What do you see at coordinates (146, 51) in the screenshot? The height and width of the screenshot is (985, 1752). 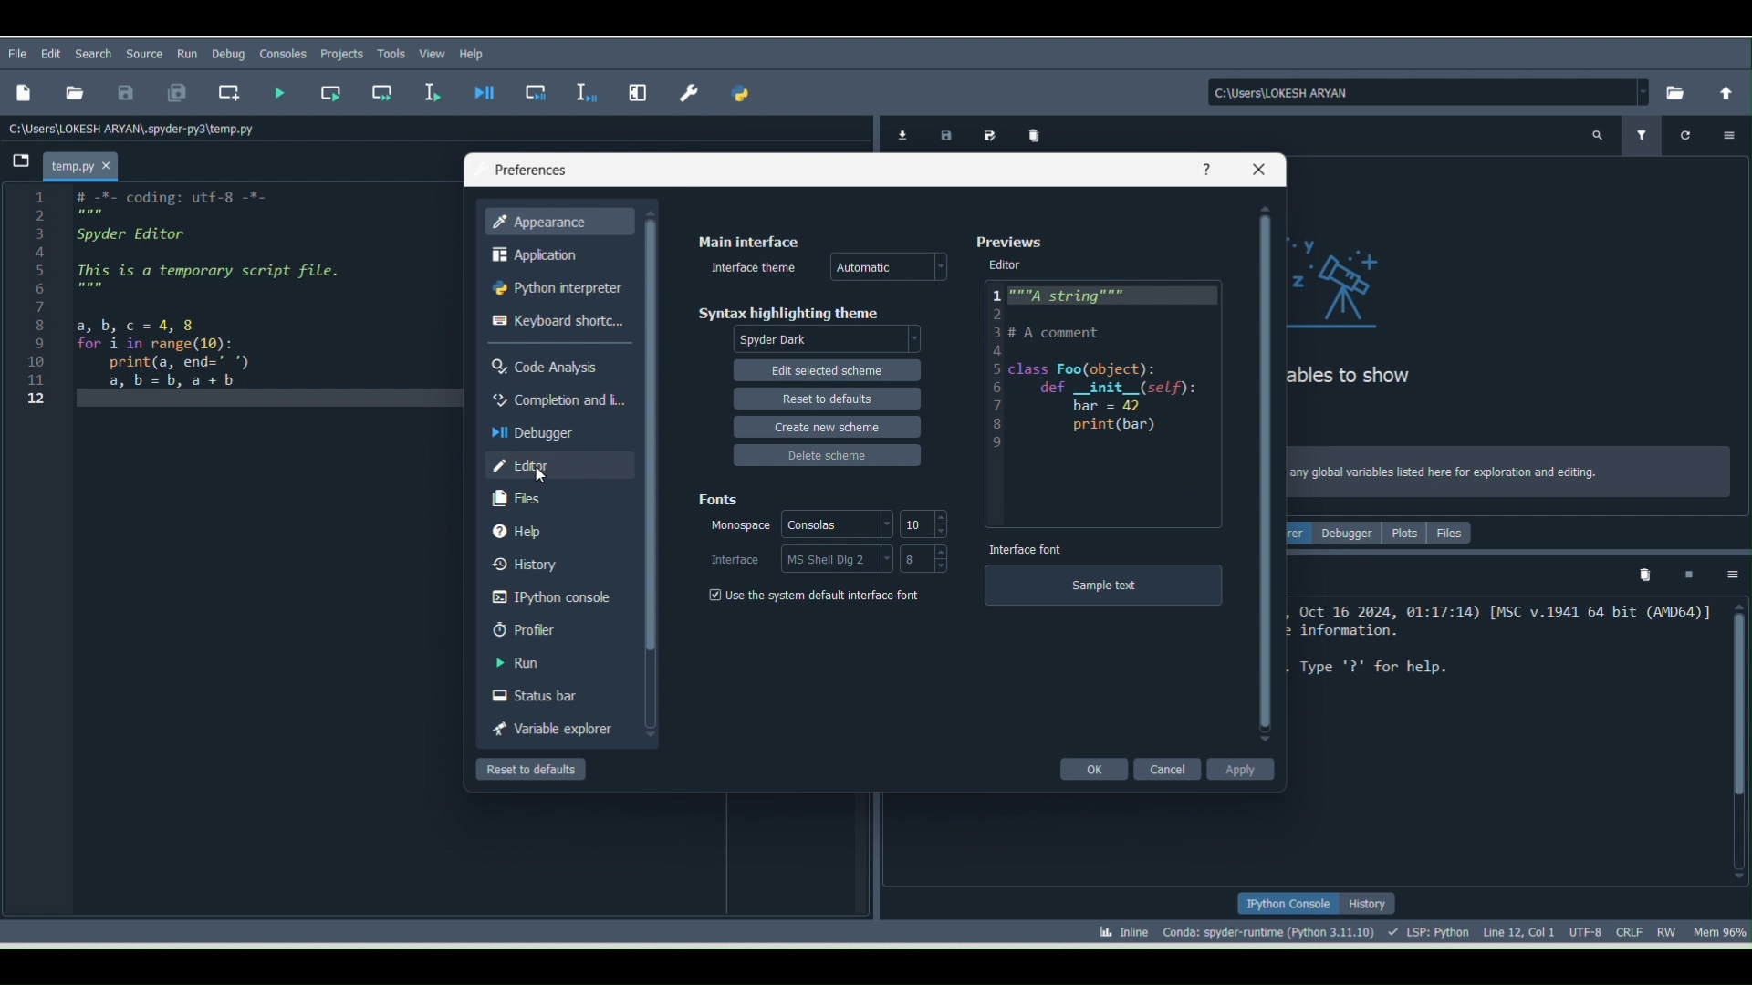 I see `Source` at bounding box center [146, 51].